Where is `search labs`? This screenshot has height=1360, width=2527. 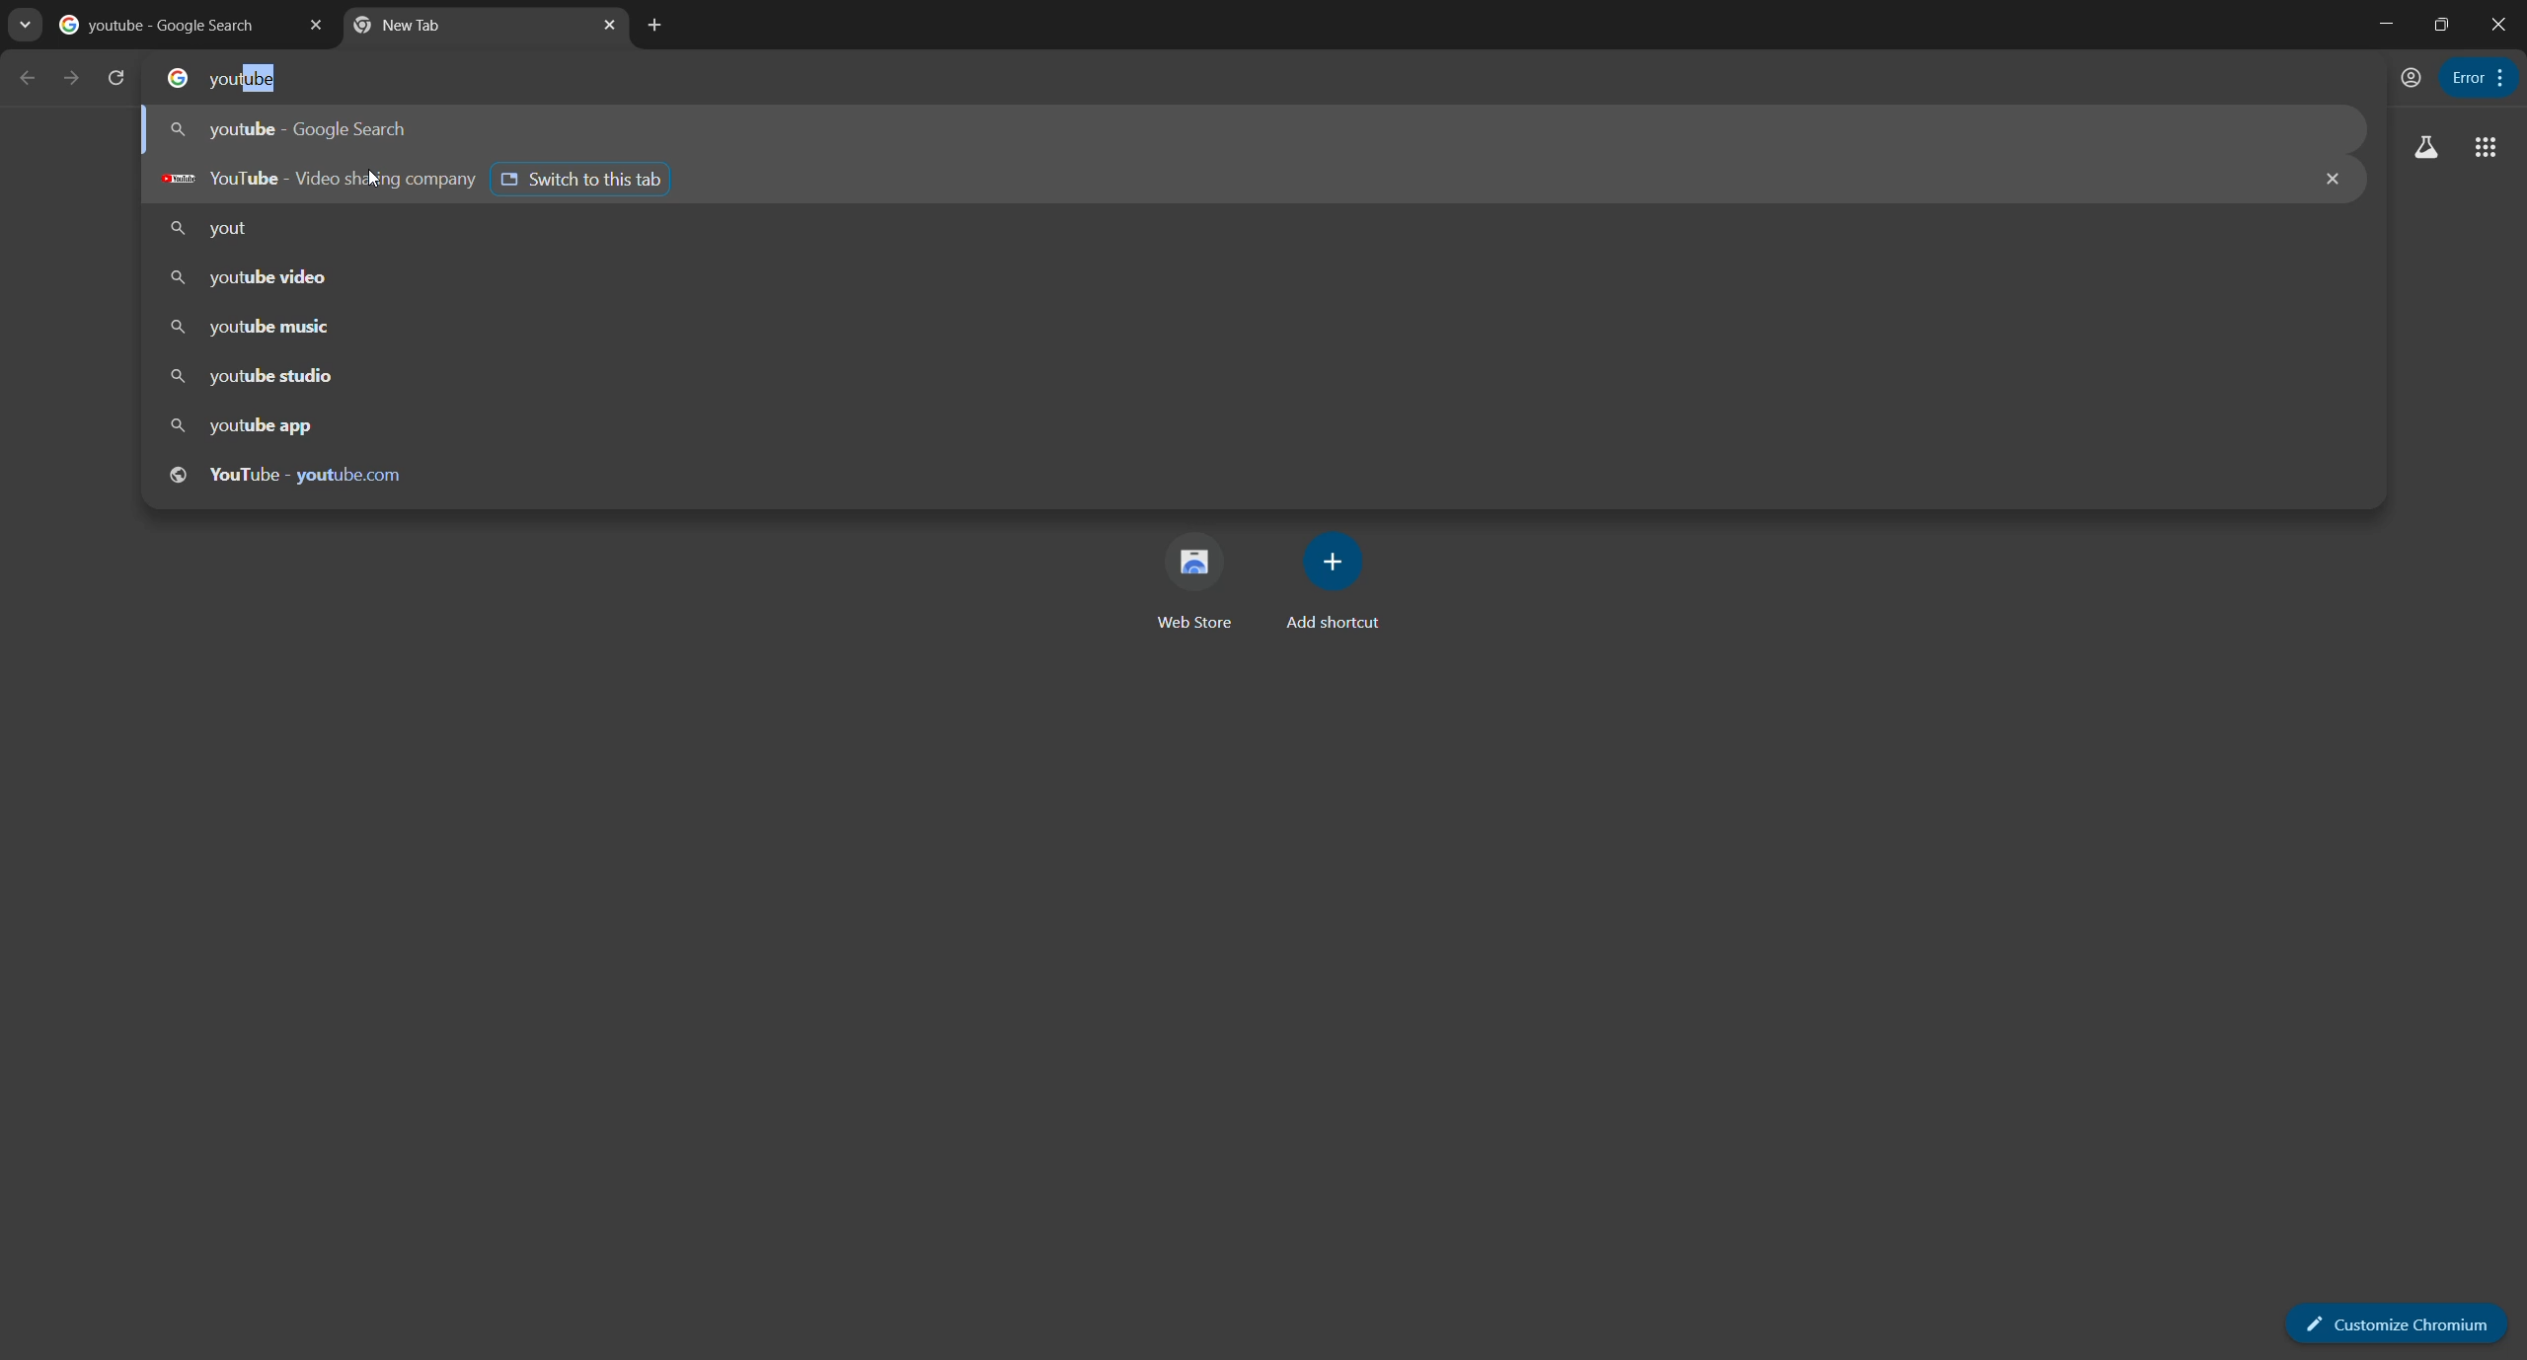
search labs is located at coordinates (2425, 149).